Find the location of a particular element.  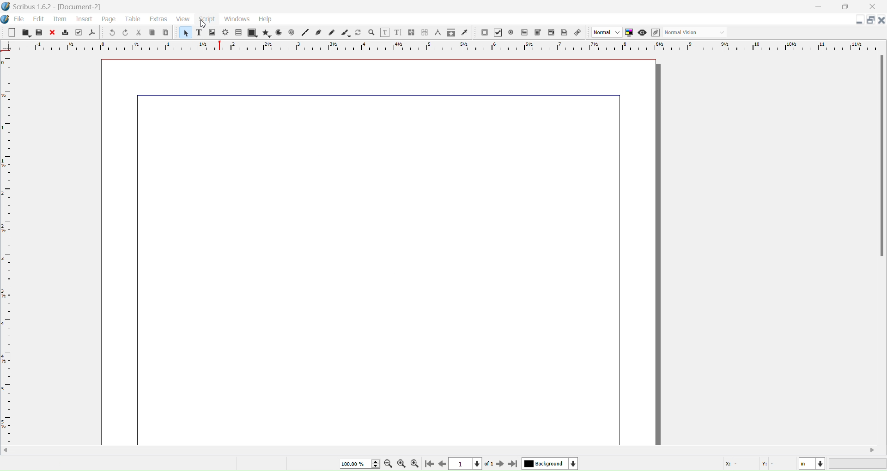

Vertical Scroll Bar is located at coordinates (880, 157).